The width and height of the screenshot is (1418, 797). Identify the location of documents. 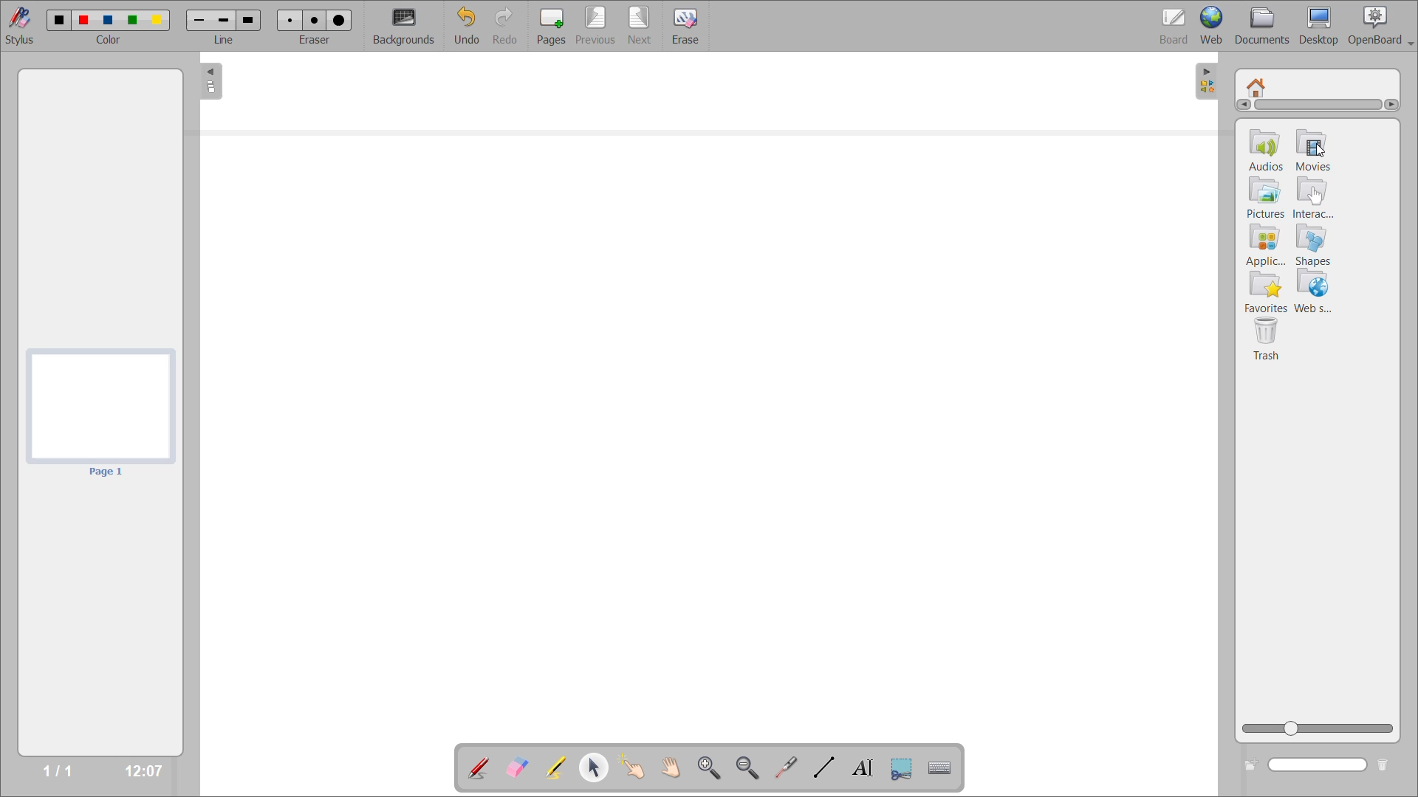
(1262, 24).